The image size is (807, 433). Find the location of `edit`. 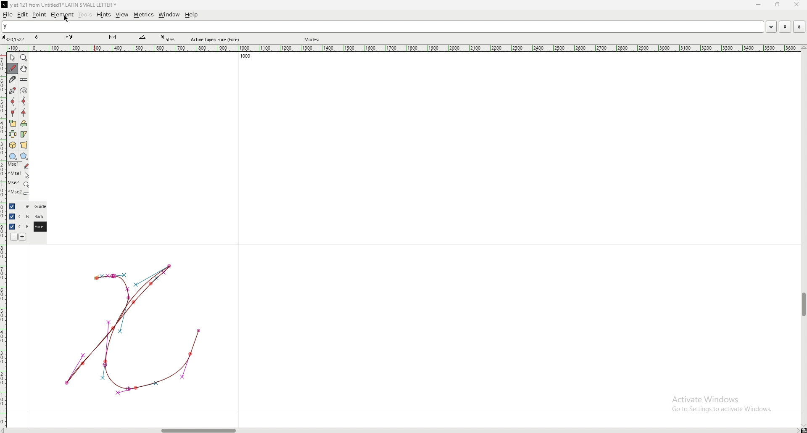

edit is located at coordinates (23, 15).